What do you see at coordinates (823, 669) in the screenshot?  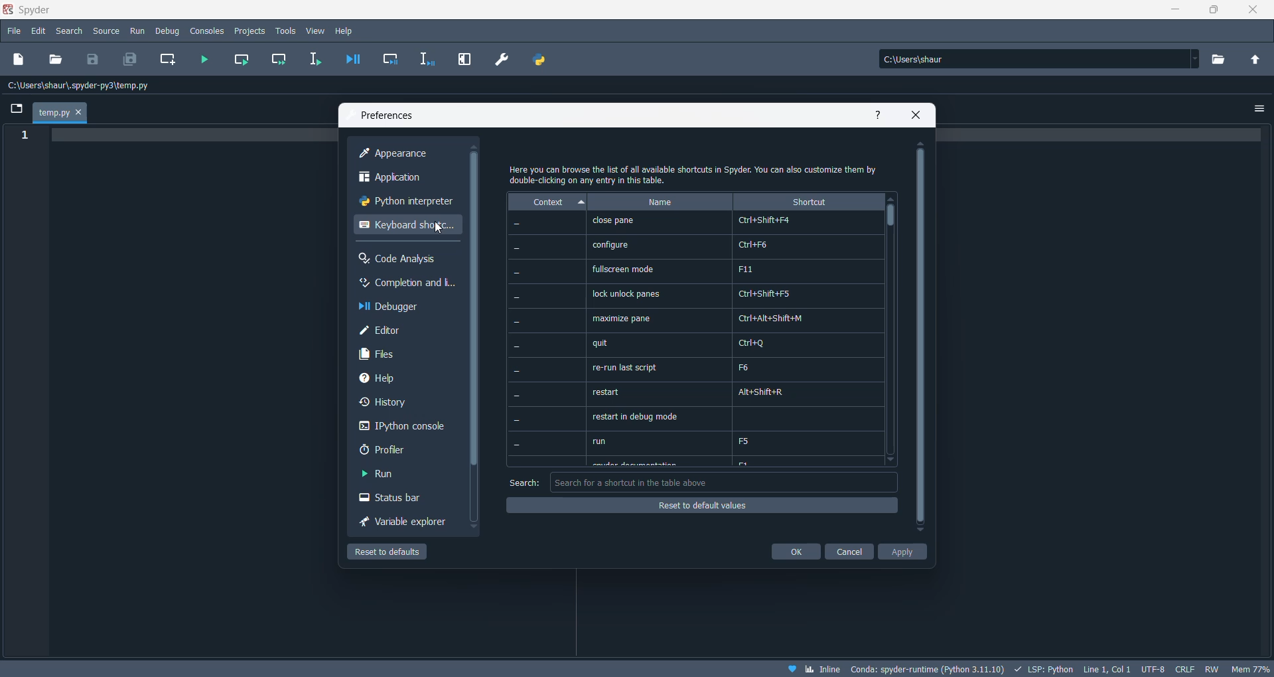 I see `inline` at bounding box center [823, 669].